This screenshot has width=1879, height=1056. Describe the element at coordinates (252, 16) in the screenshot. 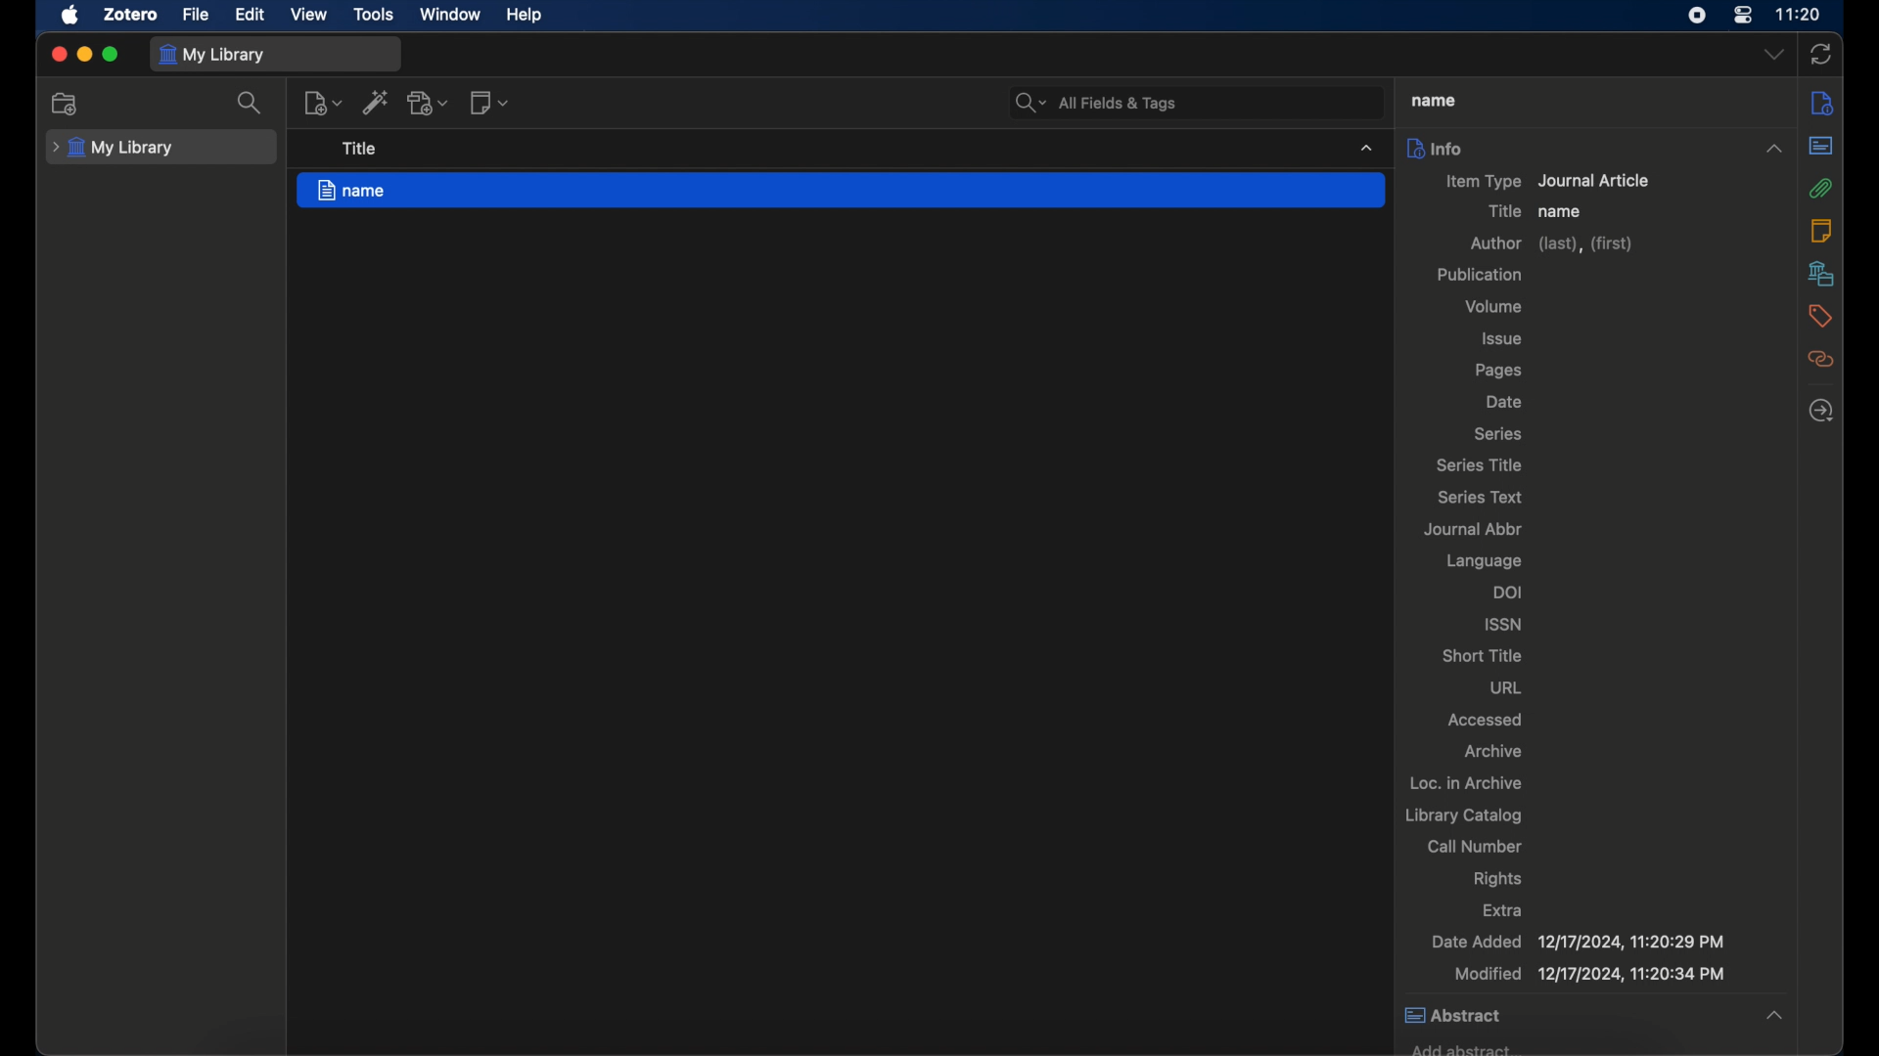

I see `edit` at that location.